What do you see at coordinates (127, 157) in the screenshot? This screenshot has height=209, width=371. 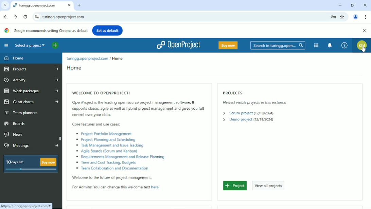 I see `Requirements Management and Release Planning` at bounding box center [127, 157].